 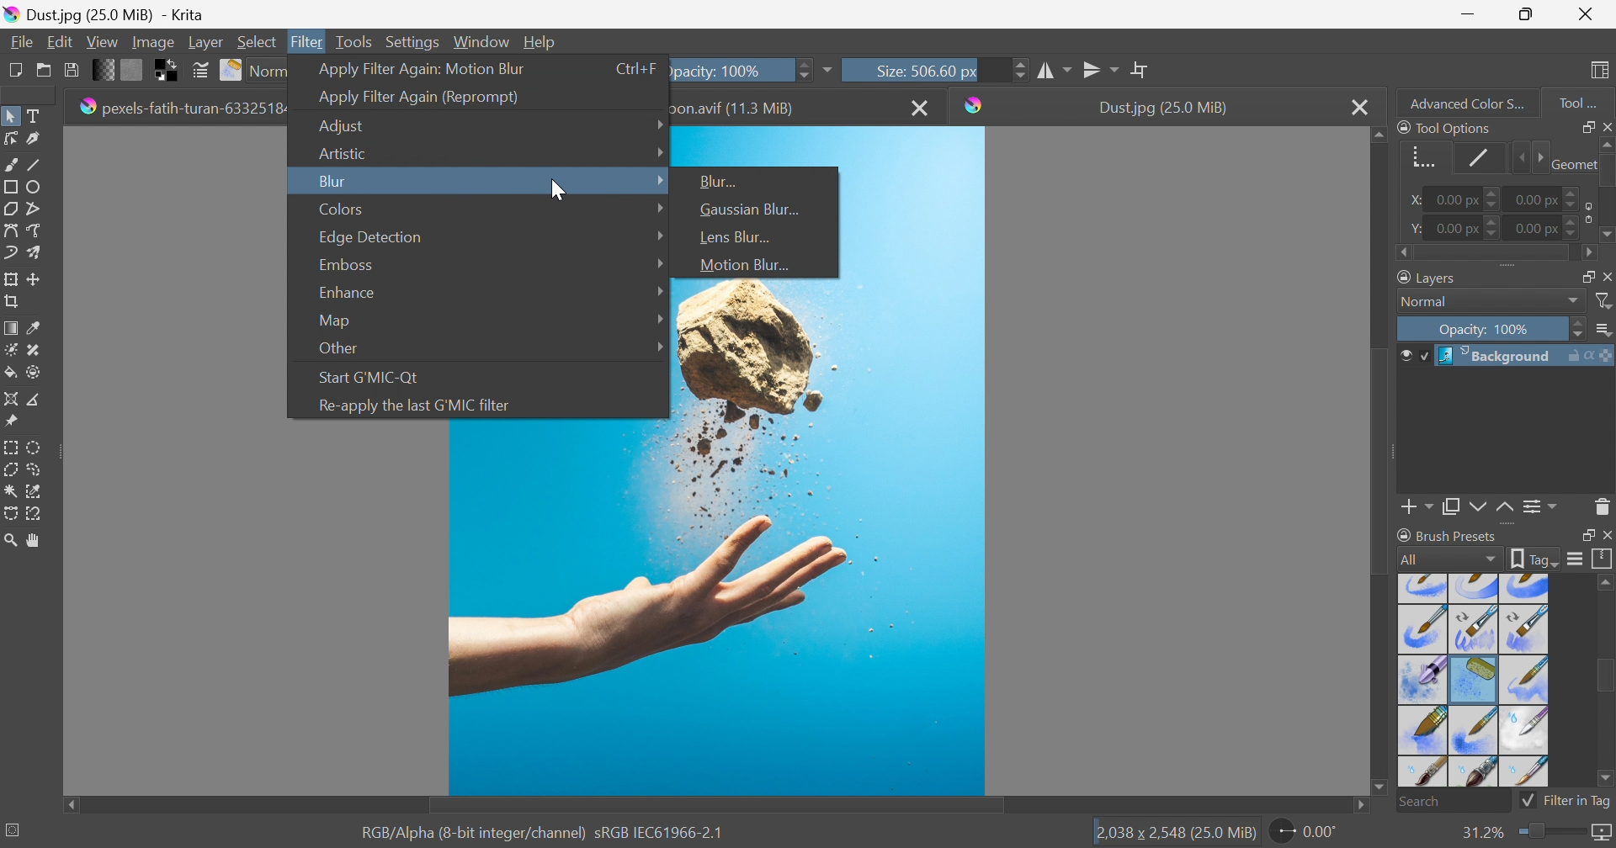 I want to click on View, so click(x=102, y=40).